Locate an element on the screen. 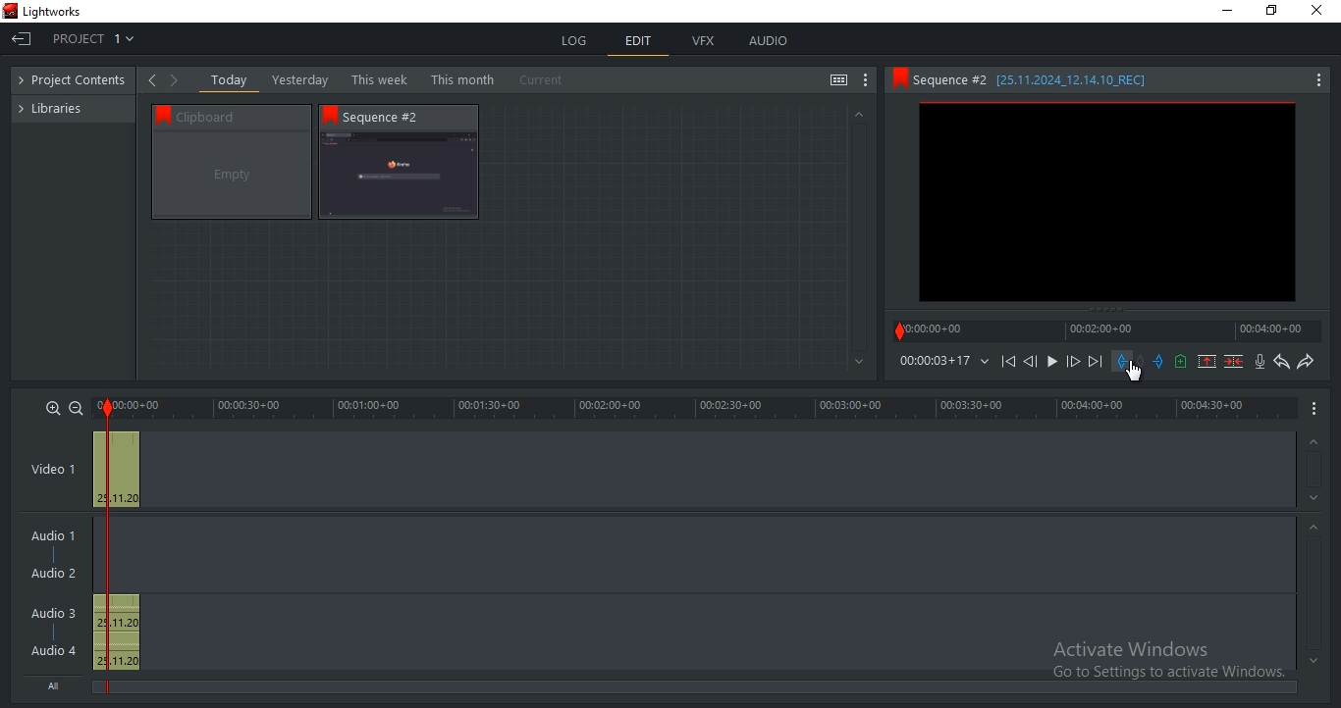 Image resolution: width=1341 pixels, height=708 pixels. restore is located at coordinates (1271, 12).